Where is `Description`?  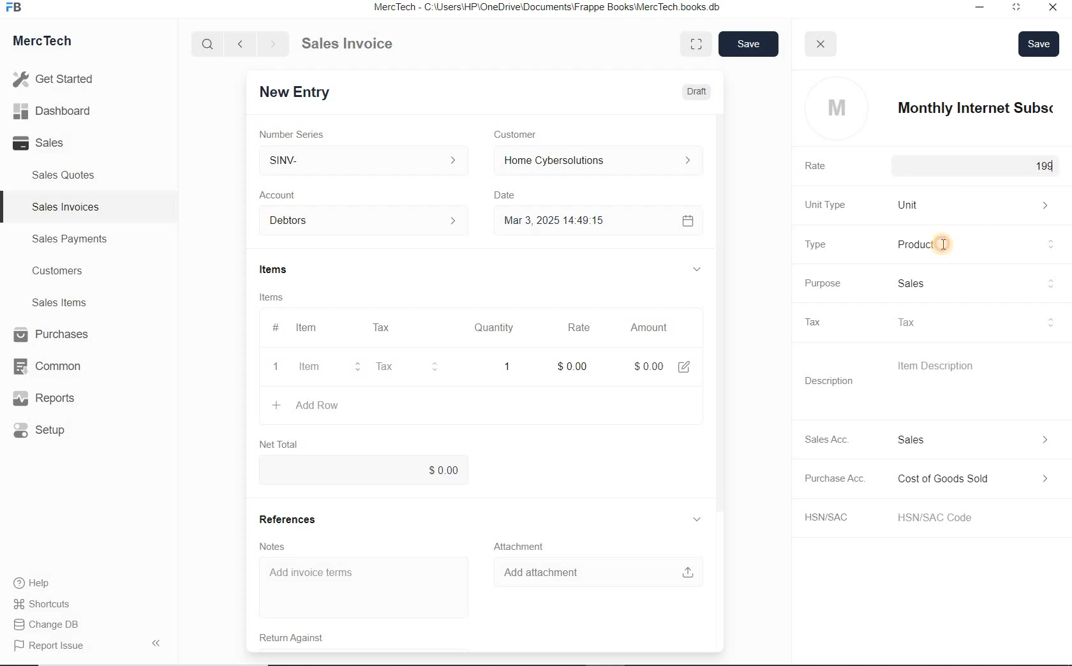 Description is located at coordinates (830, 381).